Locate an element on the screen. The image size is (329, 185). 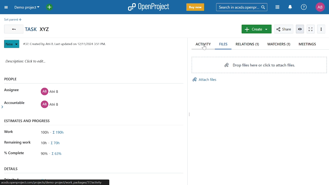
Attach files is located at coordinates (204, 80).